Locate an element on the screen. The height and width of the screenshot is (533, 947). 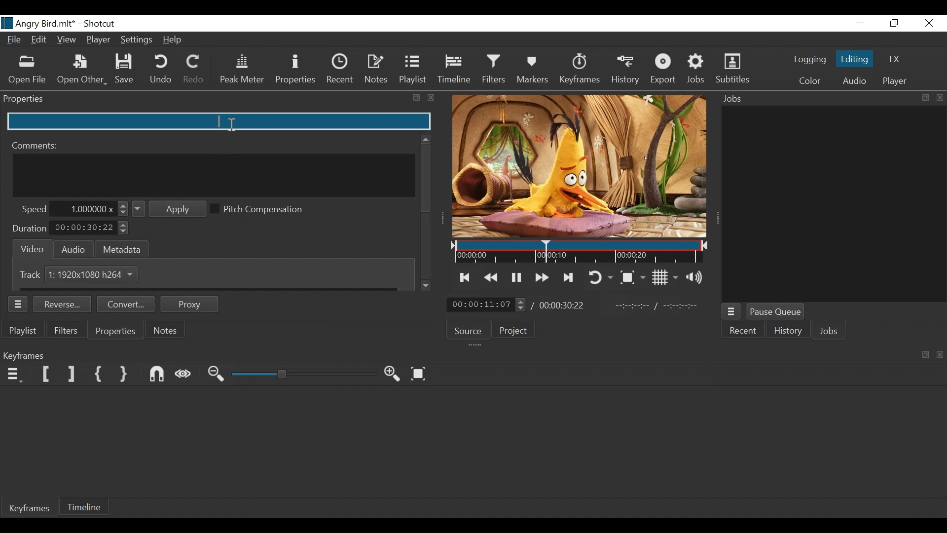
Show volume control is located at coordinates (697, 278).